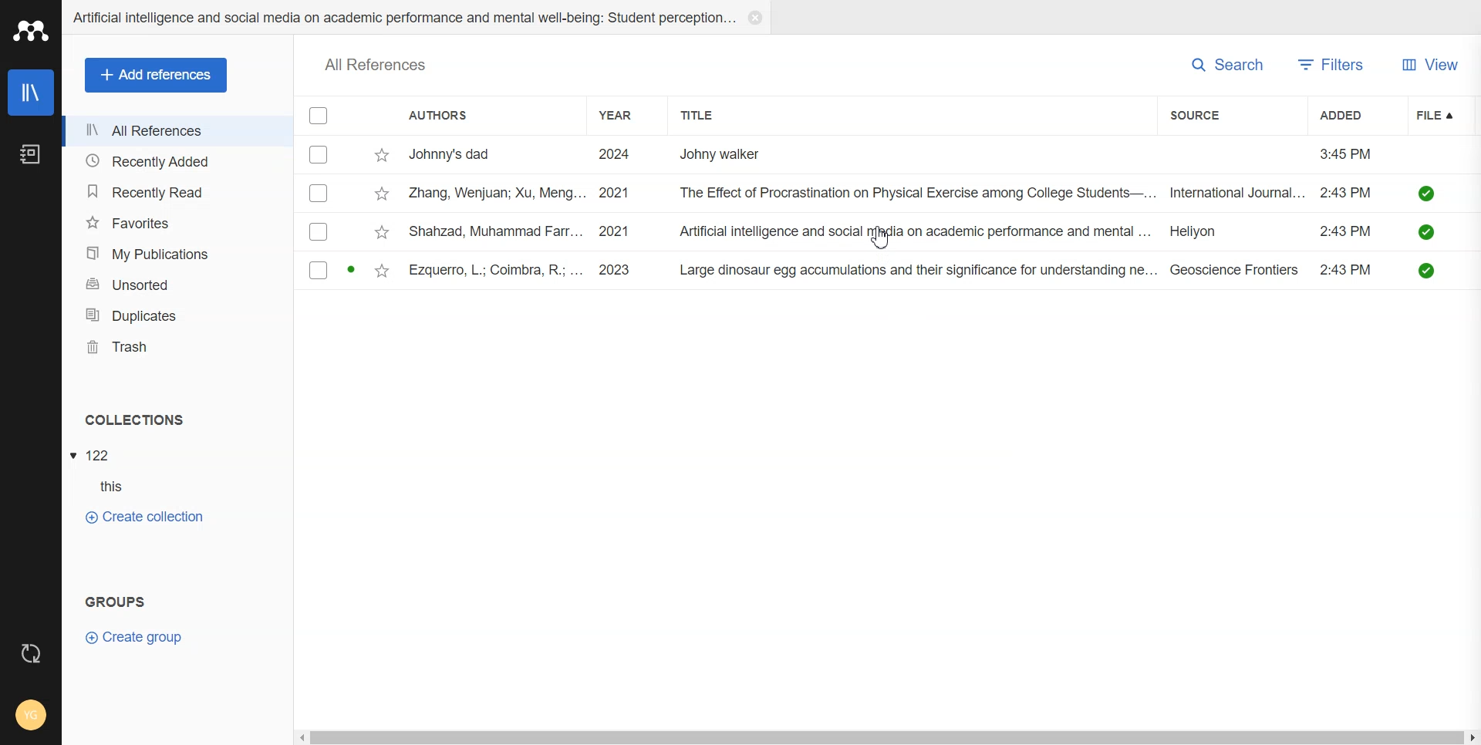 Image resolution: width=1481 pixels, height=745 pixels. I want to click on large dinosaur egg accumulations and their significance for understanding ne..., so click(920, 273).